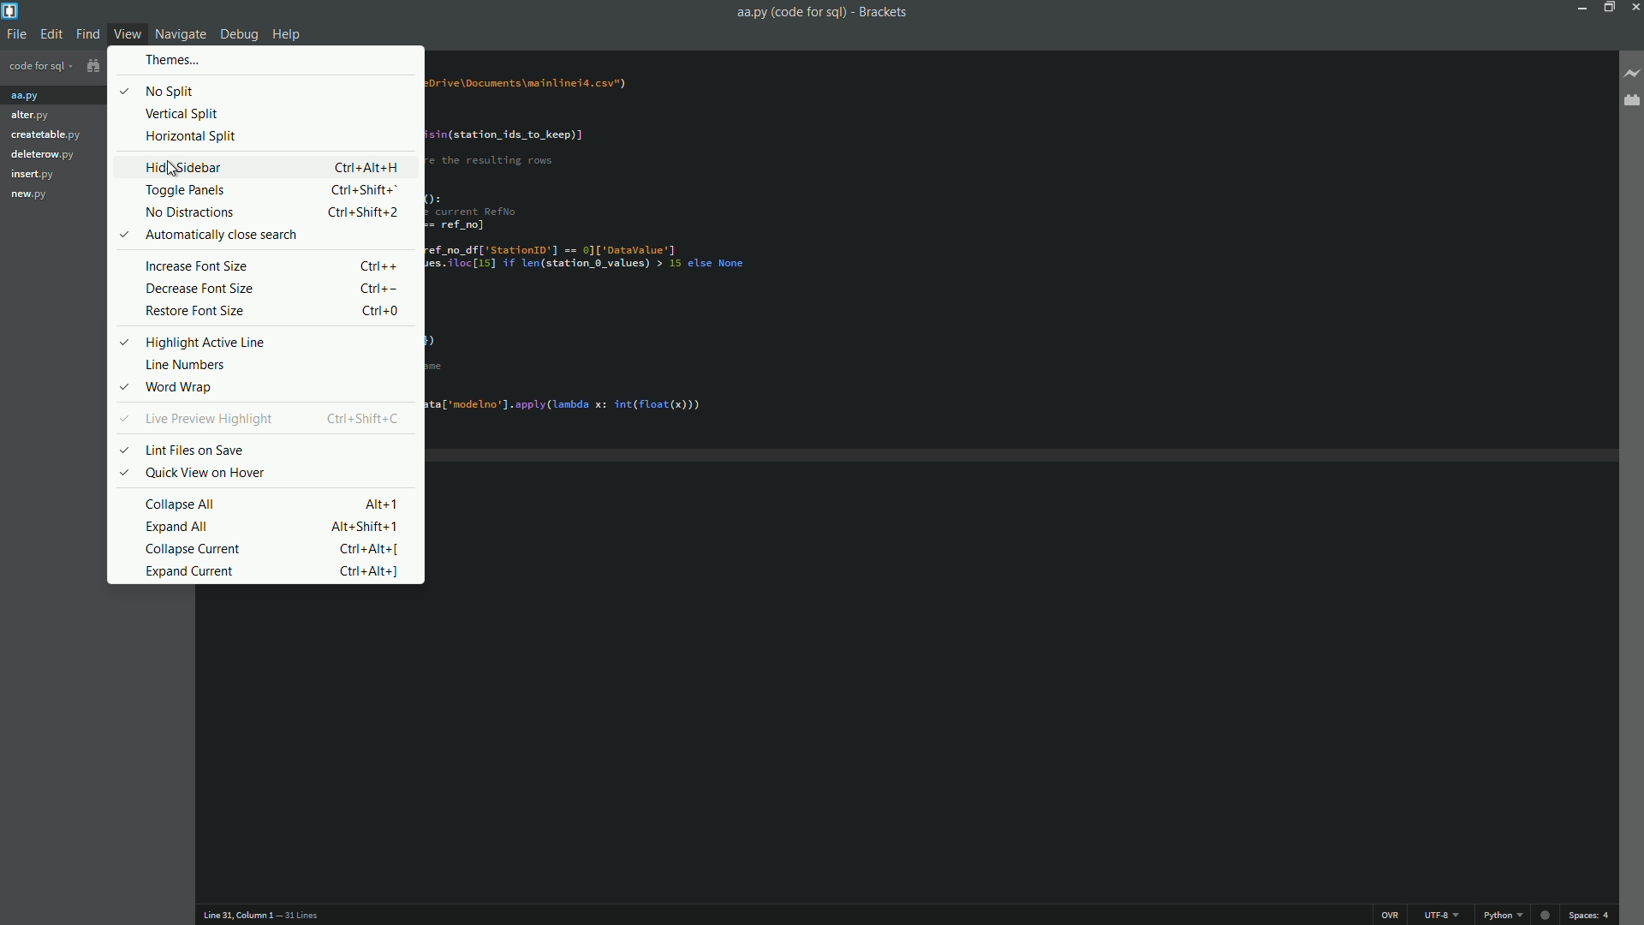 Image resolution: width=1644 pixels, height=925 pixels. What do you see at coordinates (200, 450) in the screenshot?
I see `lint files on save button` at bounding box center [200, 450].